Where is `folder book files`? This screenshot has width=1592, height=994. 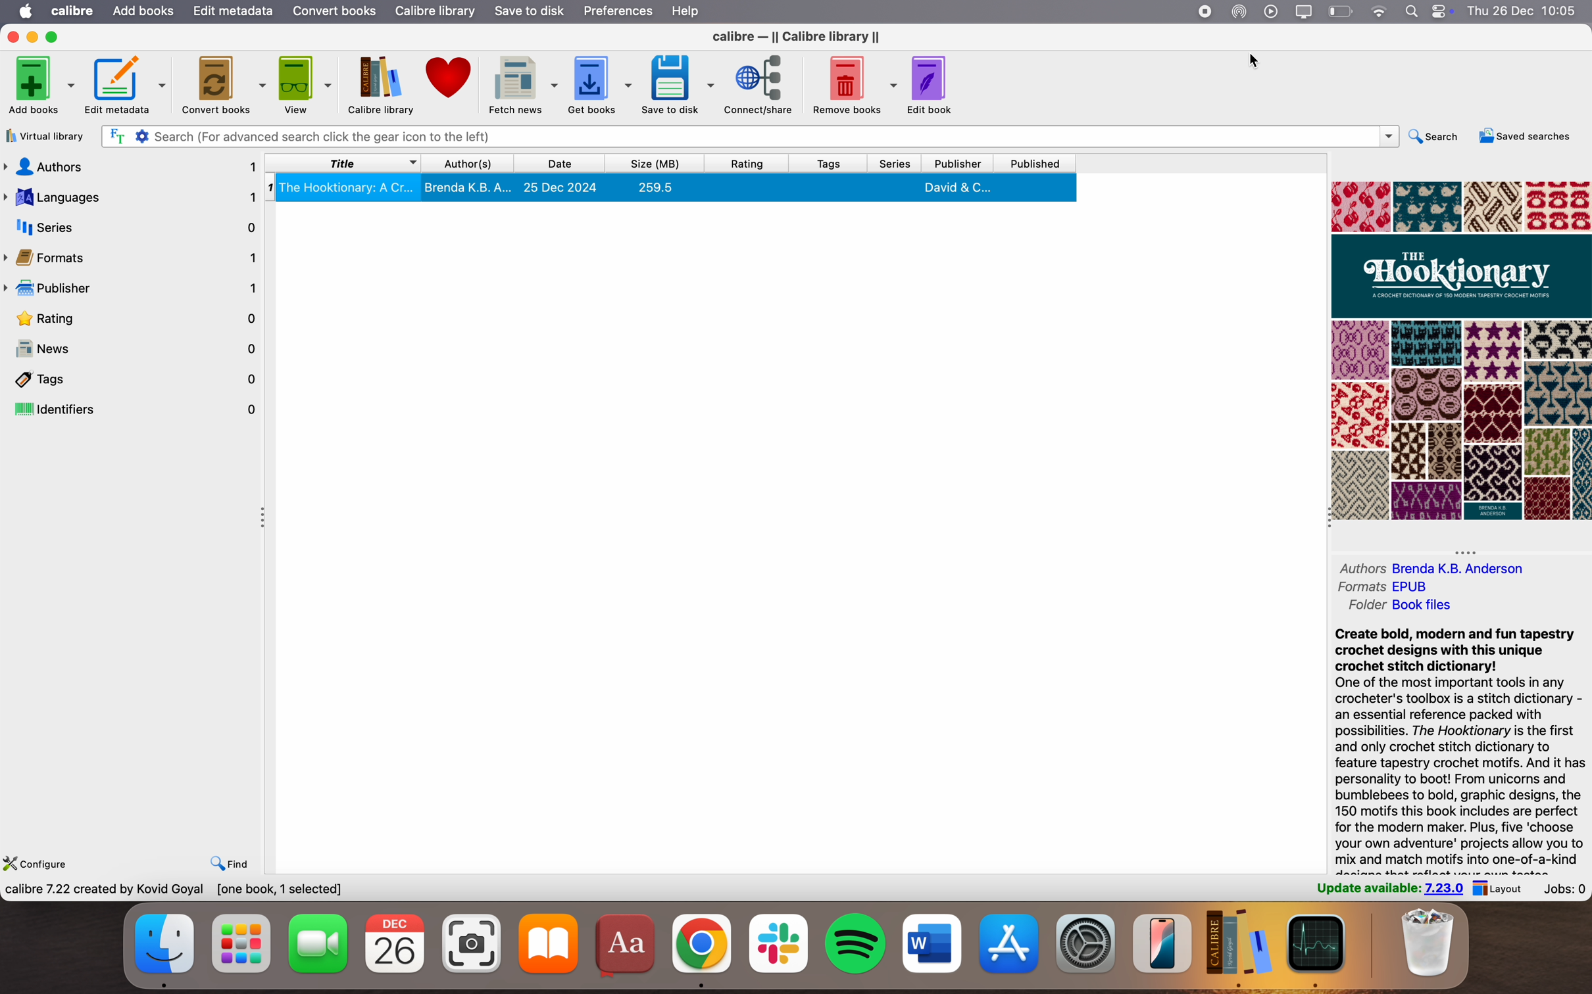 folder book files is located at coordinates (1398, 605).